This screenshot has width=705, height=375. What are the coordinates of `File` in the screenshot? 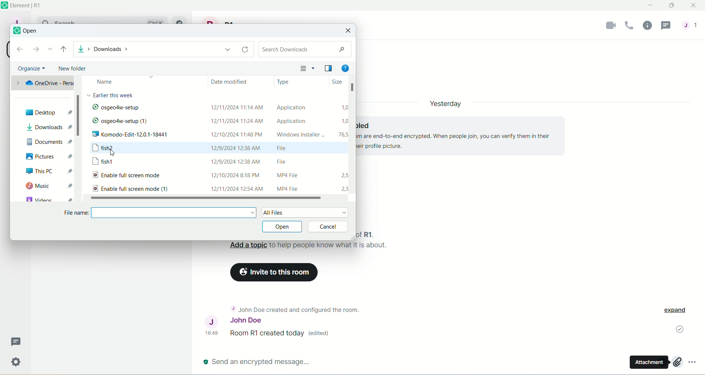 It's located at (286, 160).